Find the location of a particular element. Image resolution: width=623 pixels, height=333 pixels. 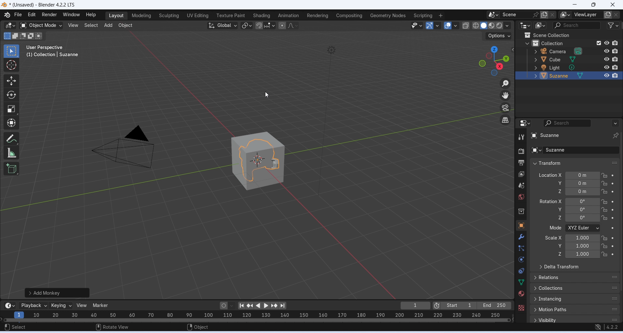

Transform is located at coordinates (11, 122).